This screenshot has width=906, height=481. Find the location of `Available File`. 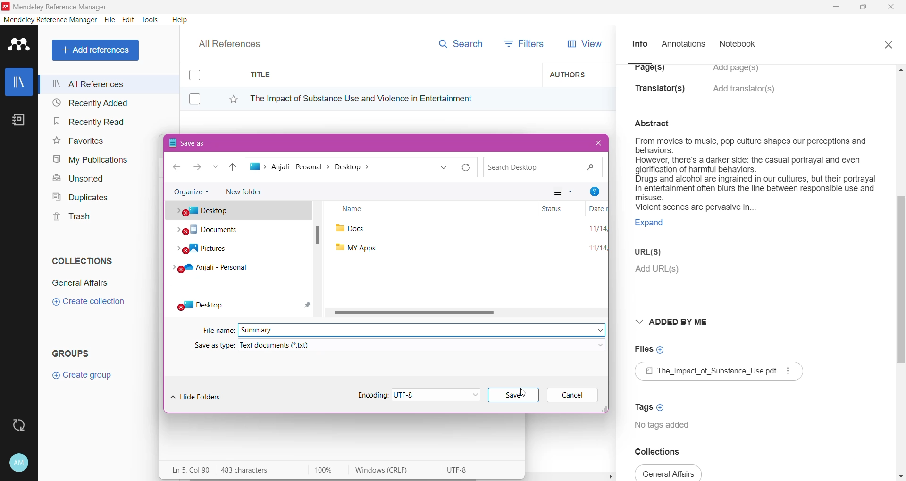

Available File is located at coordinates (720, 373).